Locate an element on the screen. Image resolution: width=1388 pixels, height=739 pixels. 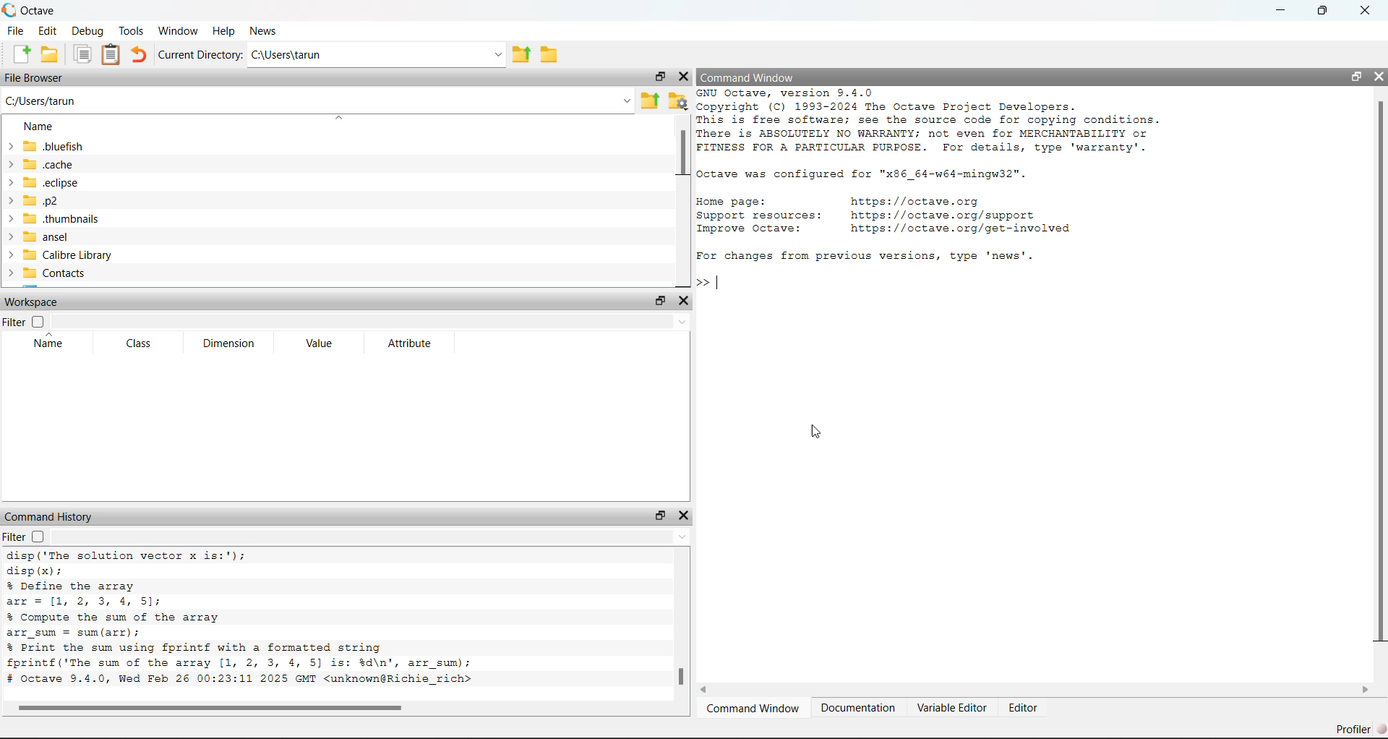
Class is located at coordinates (143, 344).